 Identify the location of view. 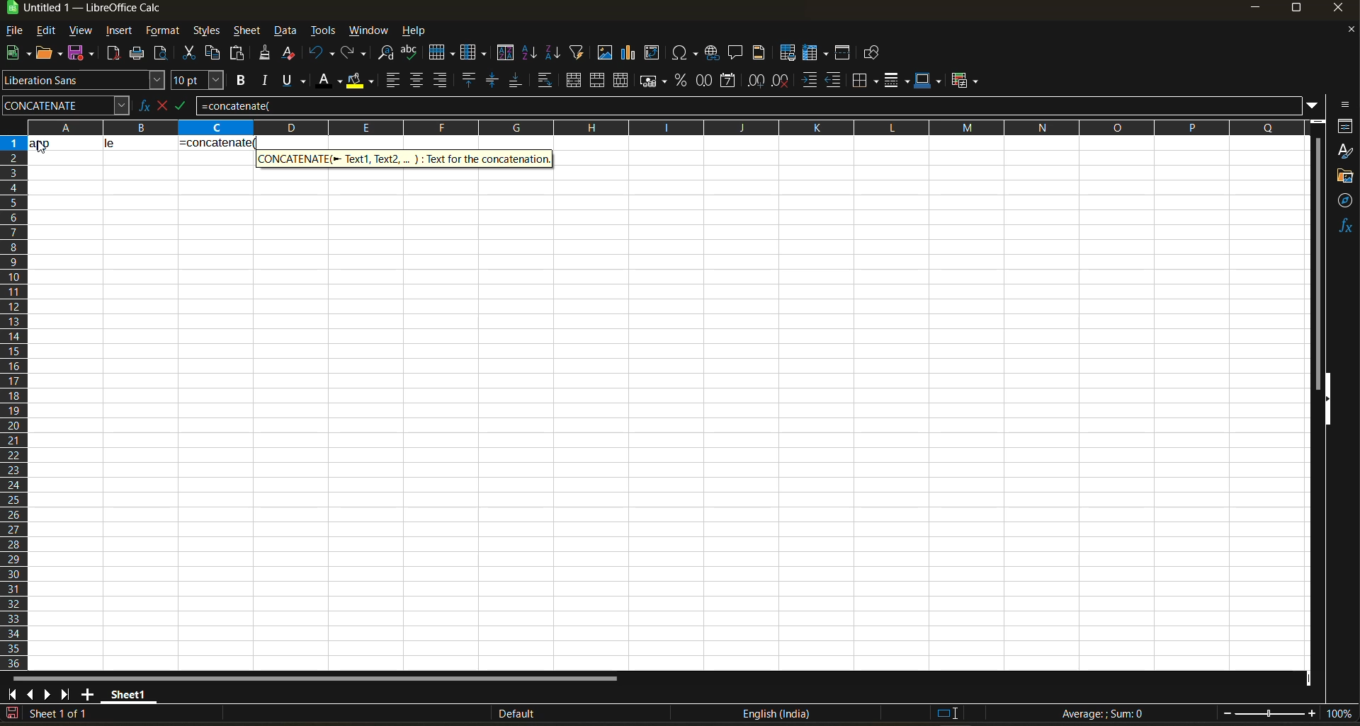
(80, 31).